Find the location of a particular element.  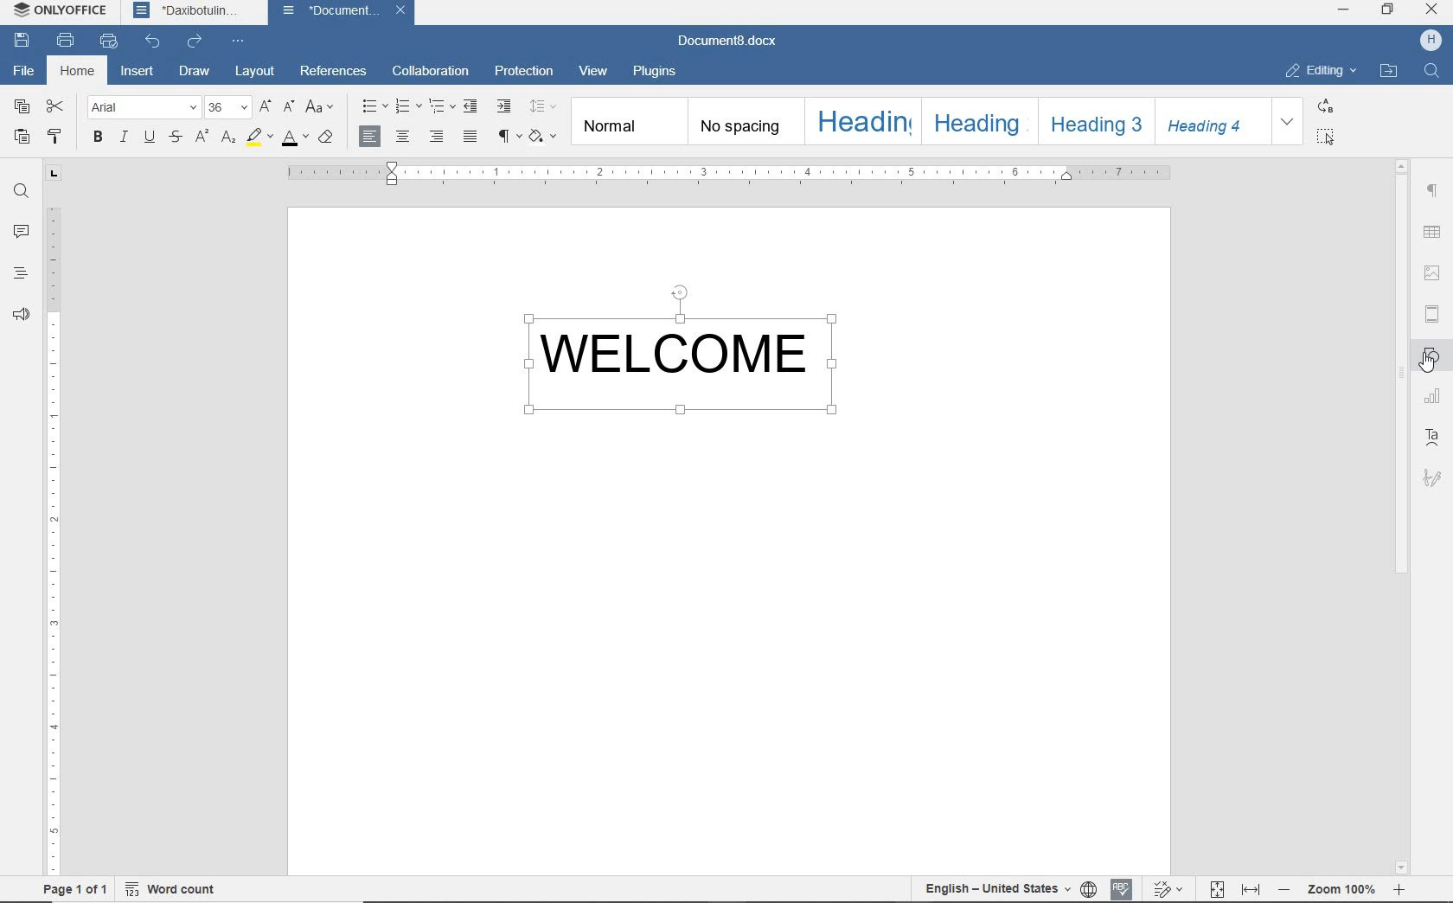

TEXT ART is located at coordinates (1434, 438).